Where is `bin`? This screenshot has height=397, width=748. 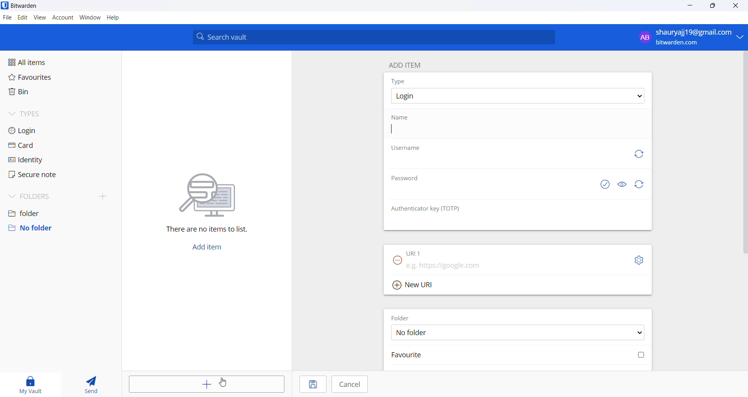 bin is located at coordinates (41, 94).